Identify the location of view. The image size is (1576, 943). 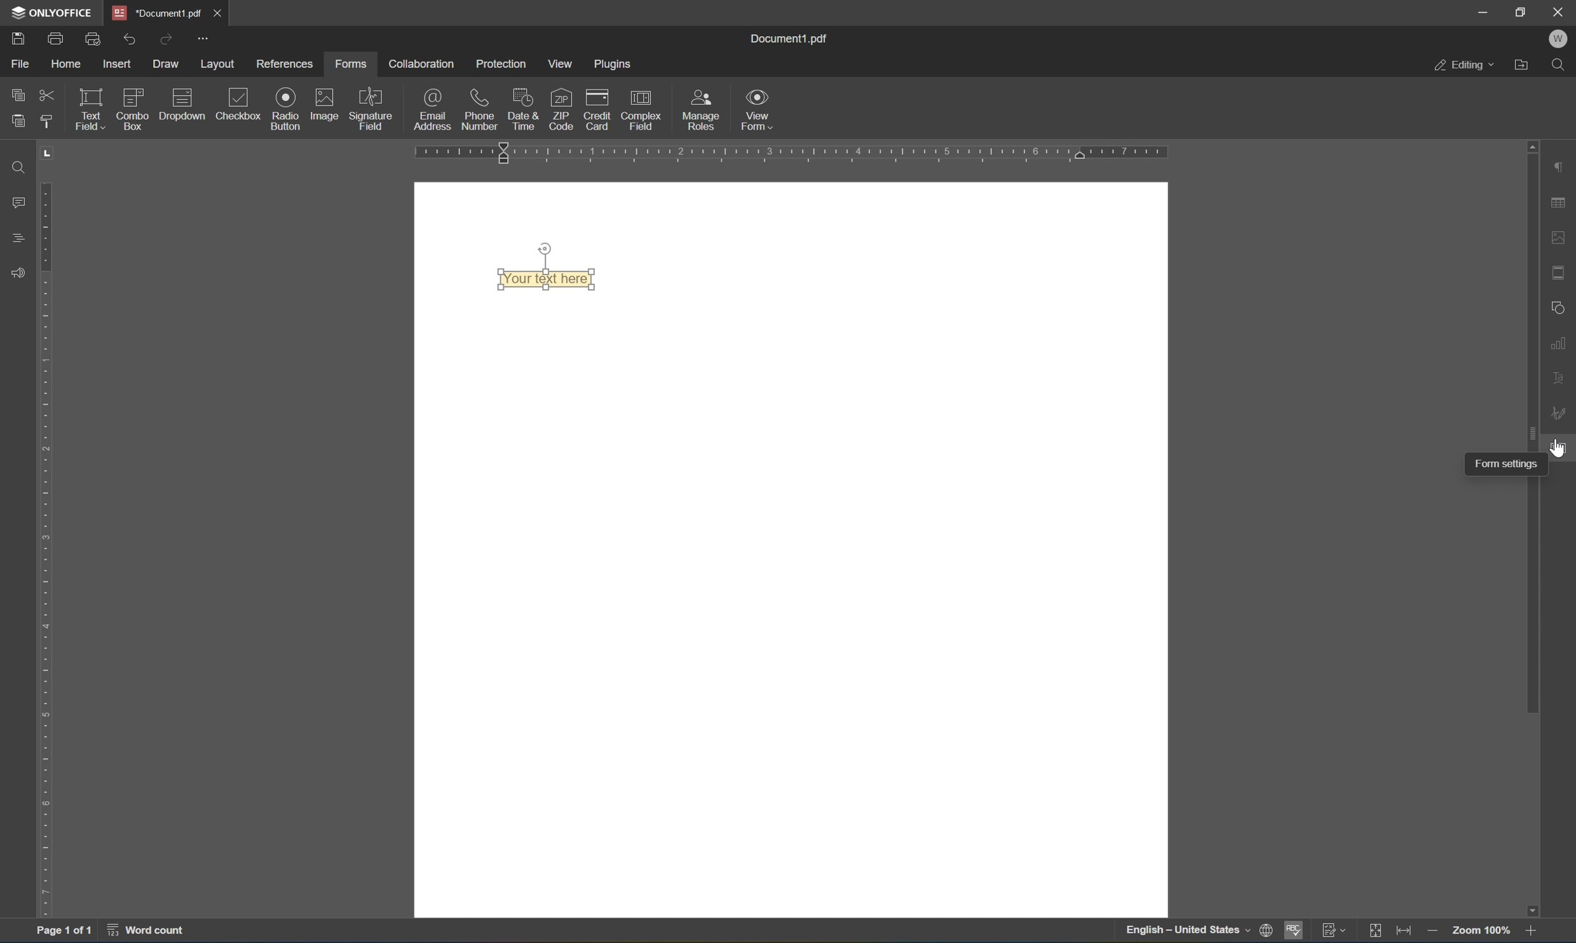
(564, 64).